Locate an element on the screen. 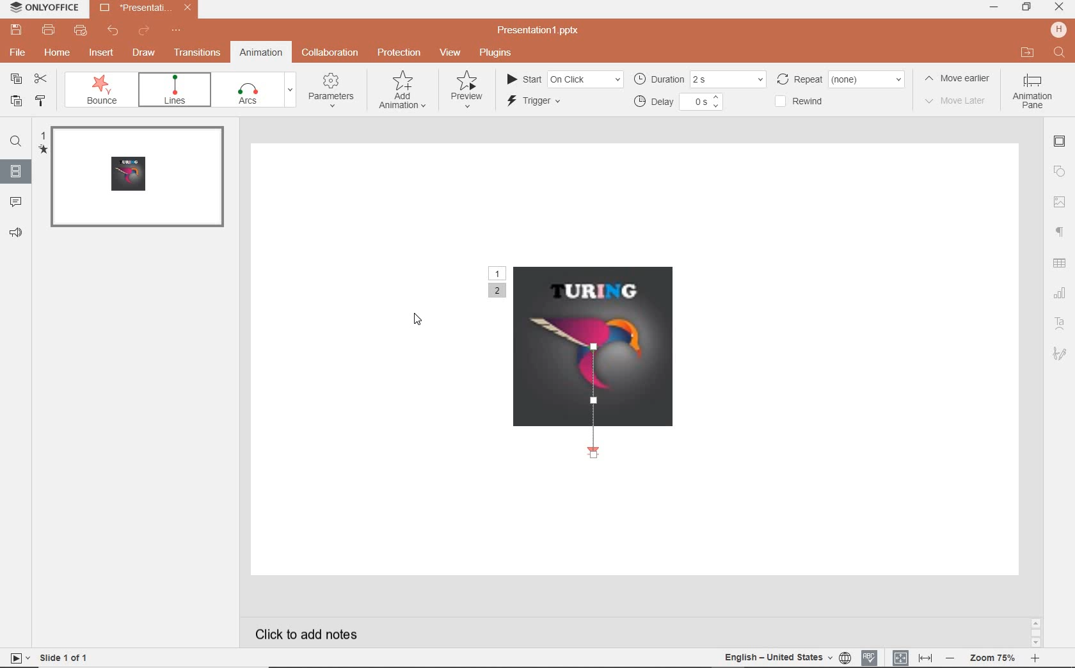 The image size is (1075, 668). slide settings is located at coordinates (1060, 141).